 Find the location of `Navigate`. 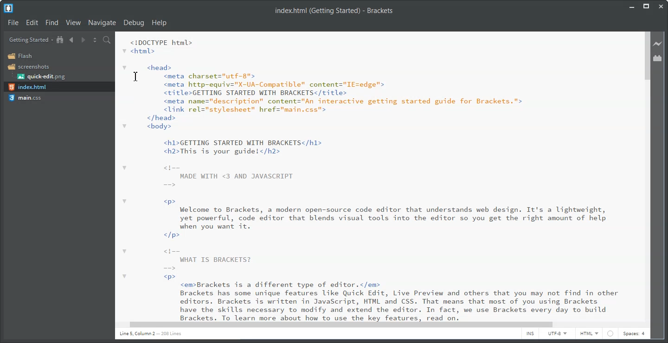

Navigate is located at coordinates (102, 23).